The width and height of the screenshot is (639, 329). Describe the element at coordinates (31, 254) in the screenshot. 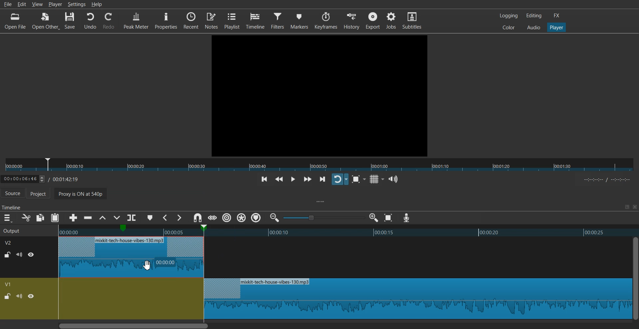

I see `Hide` at that location.